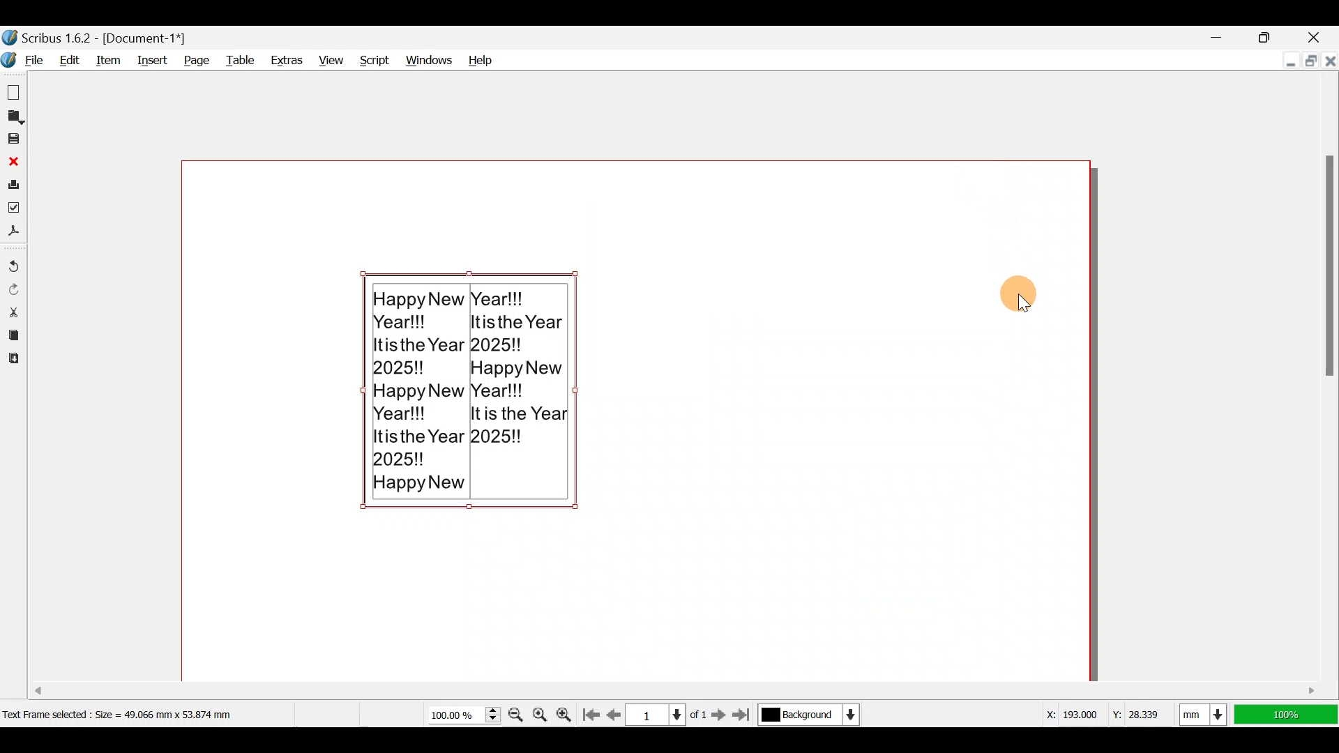 The width and height of the screenshot is (1339, 753). Describe the element at coordinates (14, 260) in the screenshot. I see `Undo` at that location.